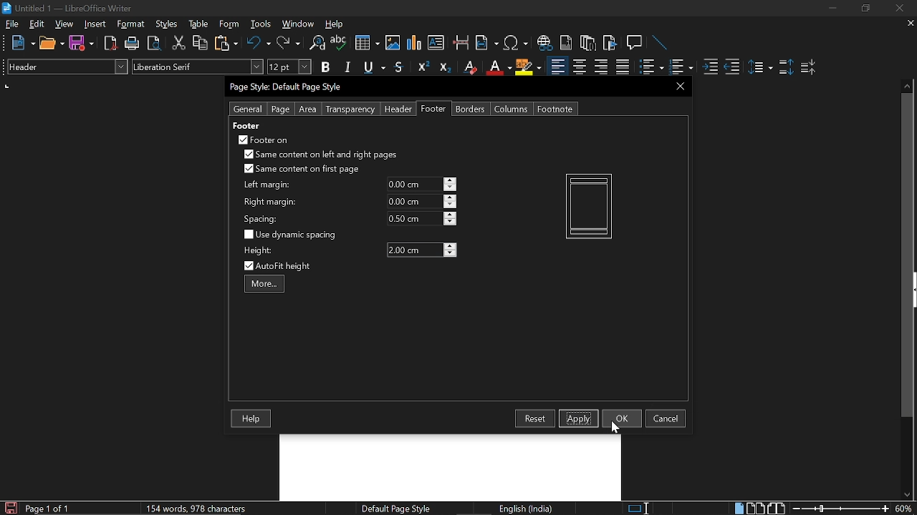  I want to click on line margin Line margin, so click(413, 185).